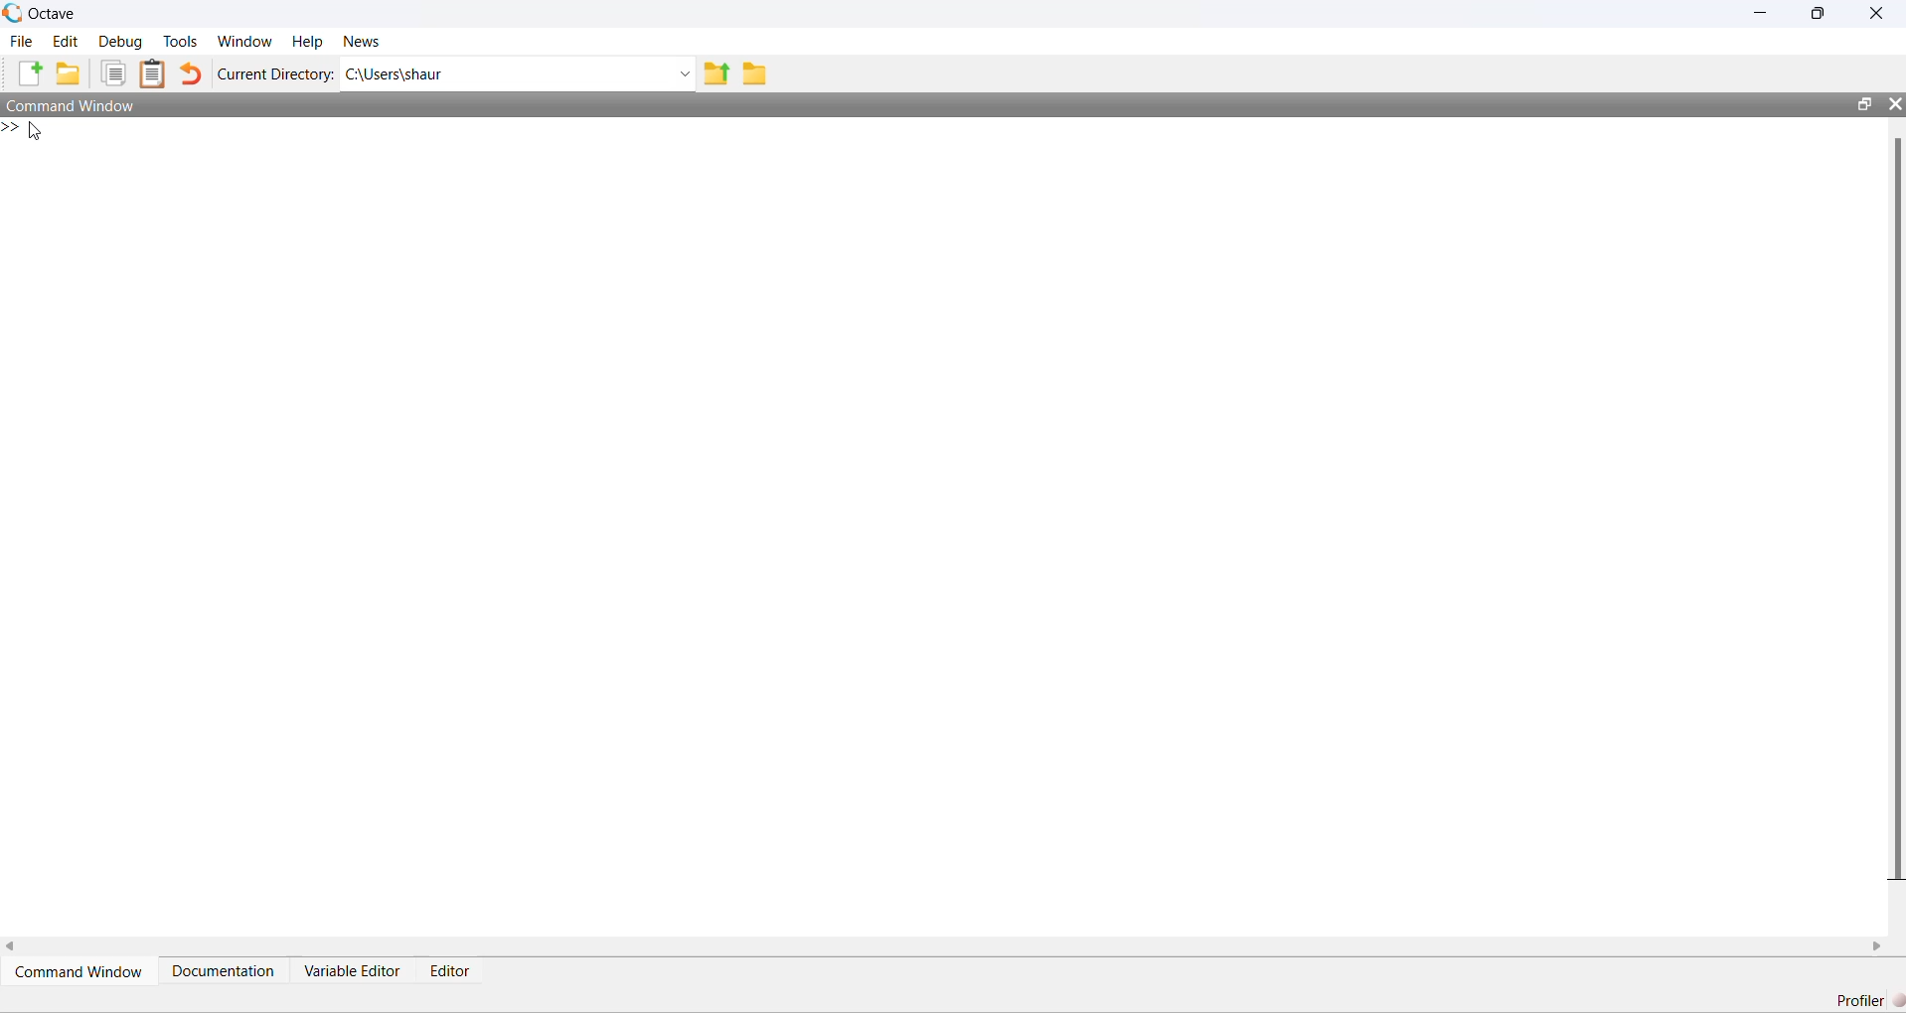  Describe the element at coordinates (123, 42) in the screenshot. I see `Debug` at that location.